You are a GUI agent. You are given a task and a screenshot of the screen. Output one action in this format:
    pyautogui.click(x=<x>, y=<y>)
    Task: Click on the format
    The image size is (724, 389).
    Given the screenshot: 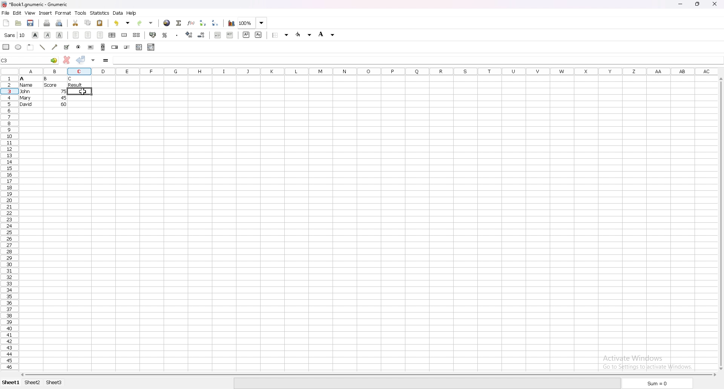 What is the action you would take?
    pyautogui.click(x=63, y=13)
    